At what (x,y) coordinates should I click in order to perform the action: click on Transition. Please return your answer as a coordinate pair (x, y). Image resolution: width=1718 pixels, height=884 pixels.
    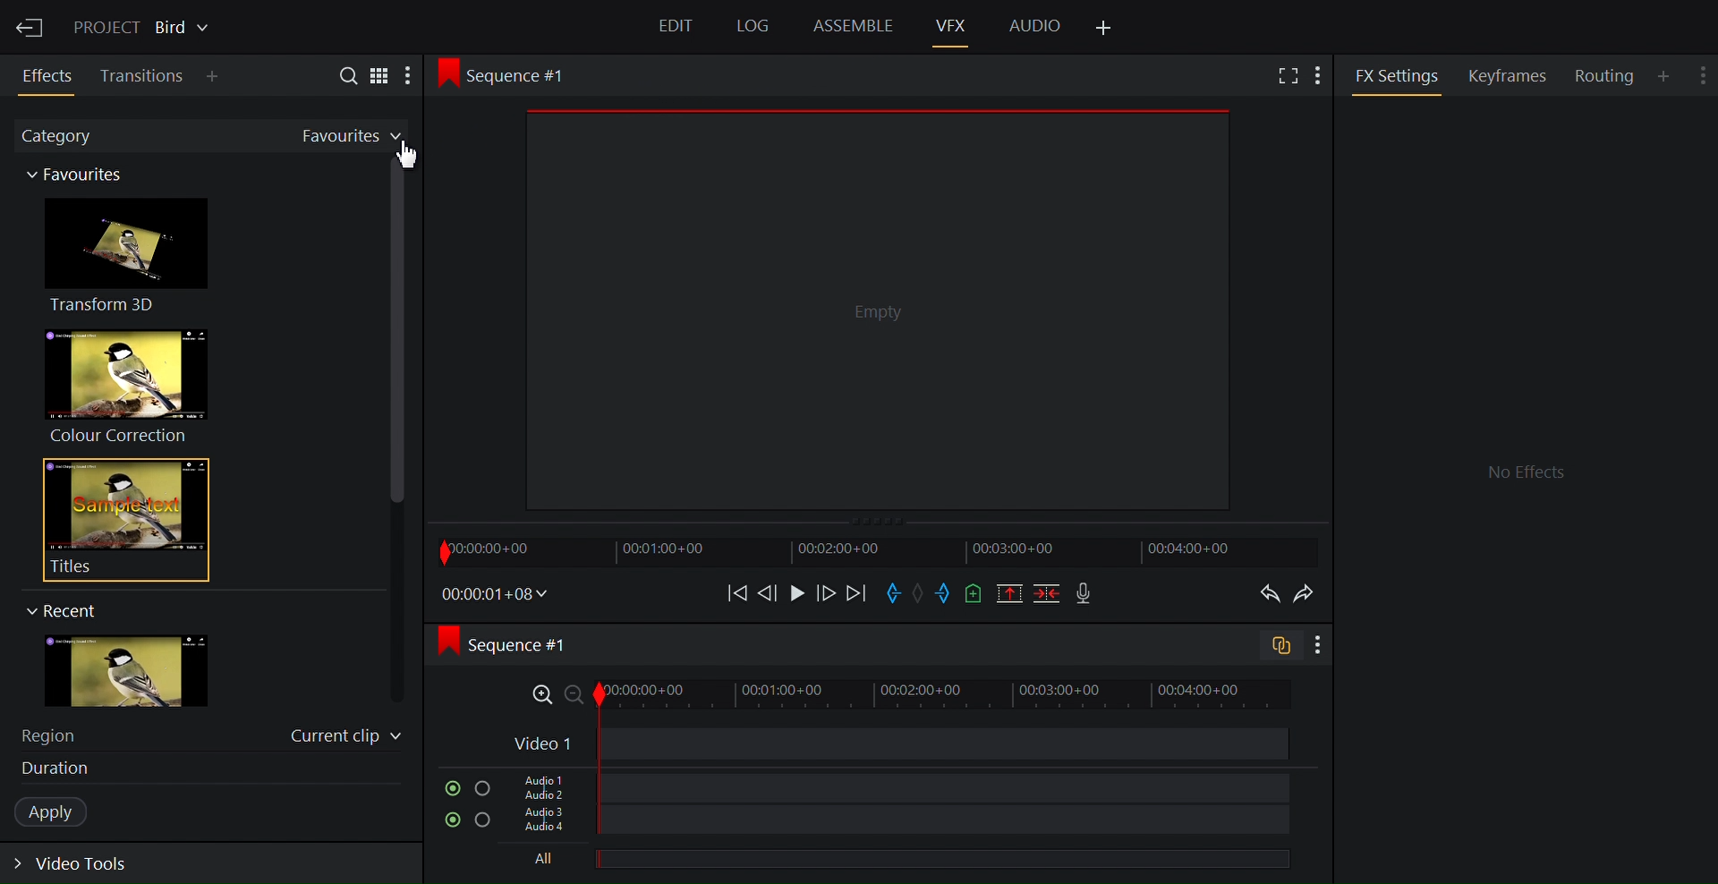
    Looking at the image, I should click on (143, 76).